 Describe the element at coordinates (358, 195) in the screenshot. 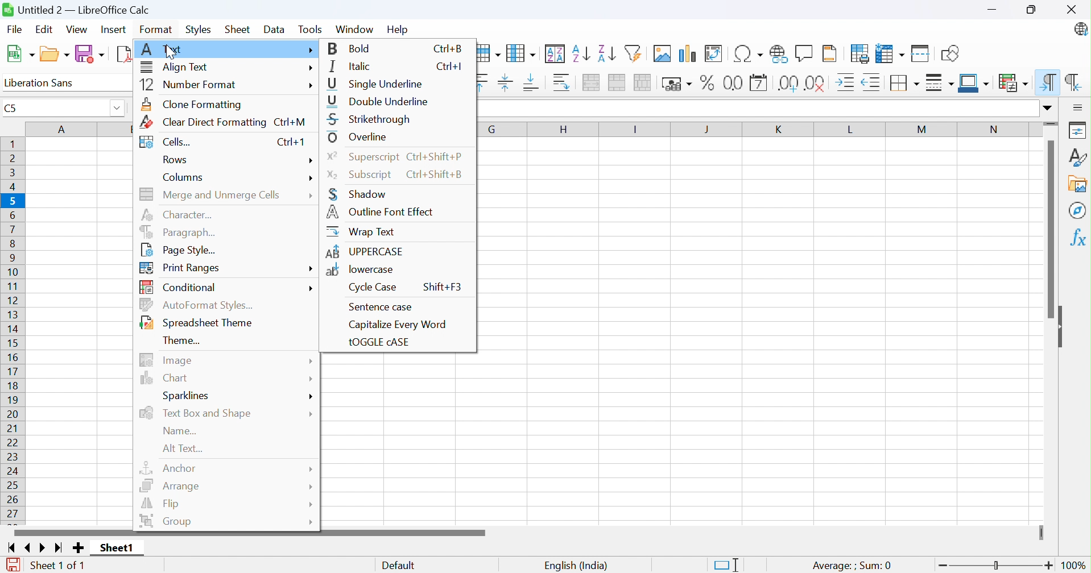

I see `Shadow` at that location.